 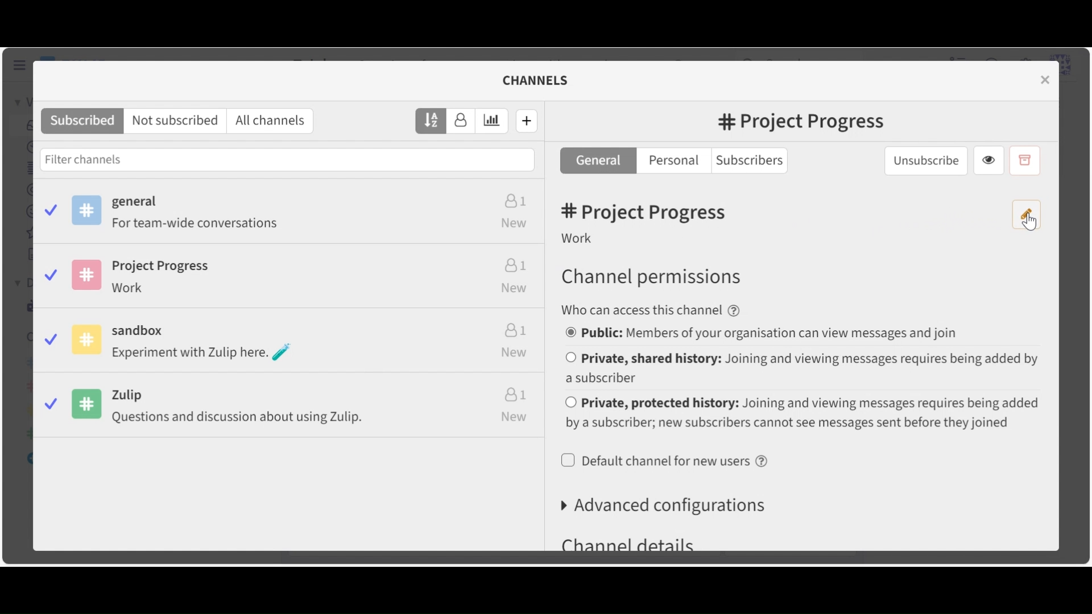 What do you see at coordinates (491, 121) in the screenshot?
I see `Sort by weekly estimated traffic` at bounding box center [491, 121].